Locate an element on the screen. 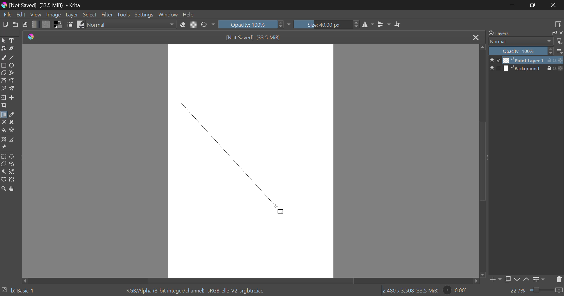  b) Basic-1 is located at coordinates (18, 291).